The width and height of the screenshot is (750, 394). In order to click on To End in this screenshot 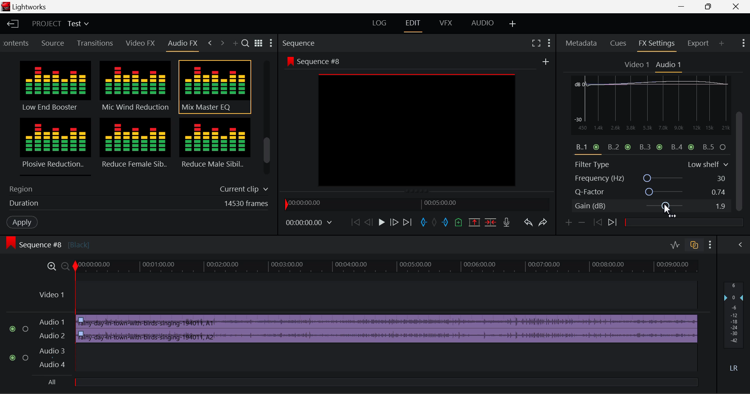, I will do `click(409, 223)`.